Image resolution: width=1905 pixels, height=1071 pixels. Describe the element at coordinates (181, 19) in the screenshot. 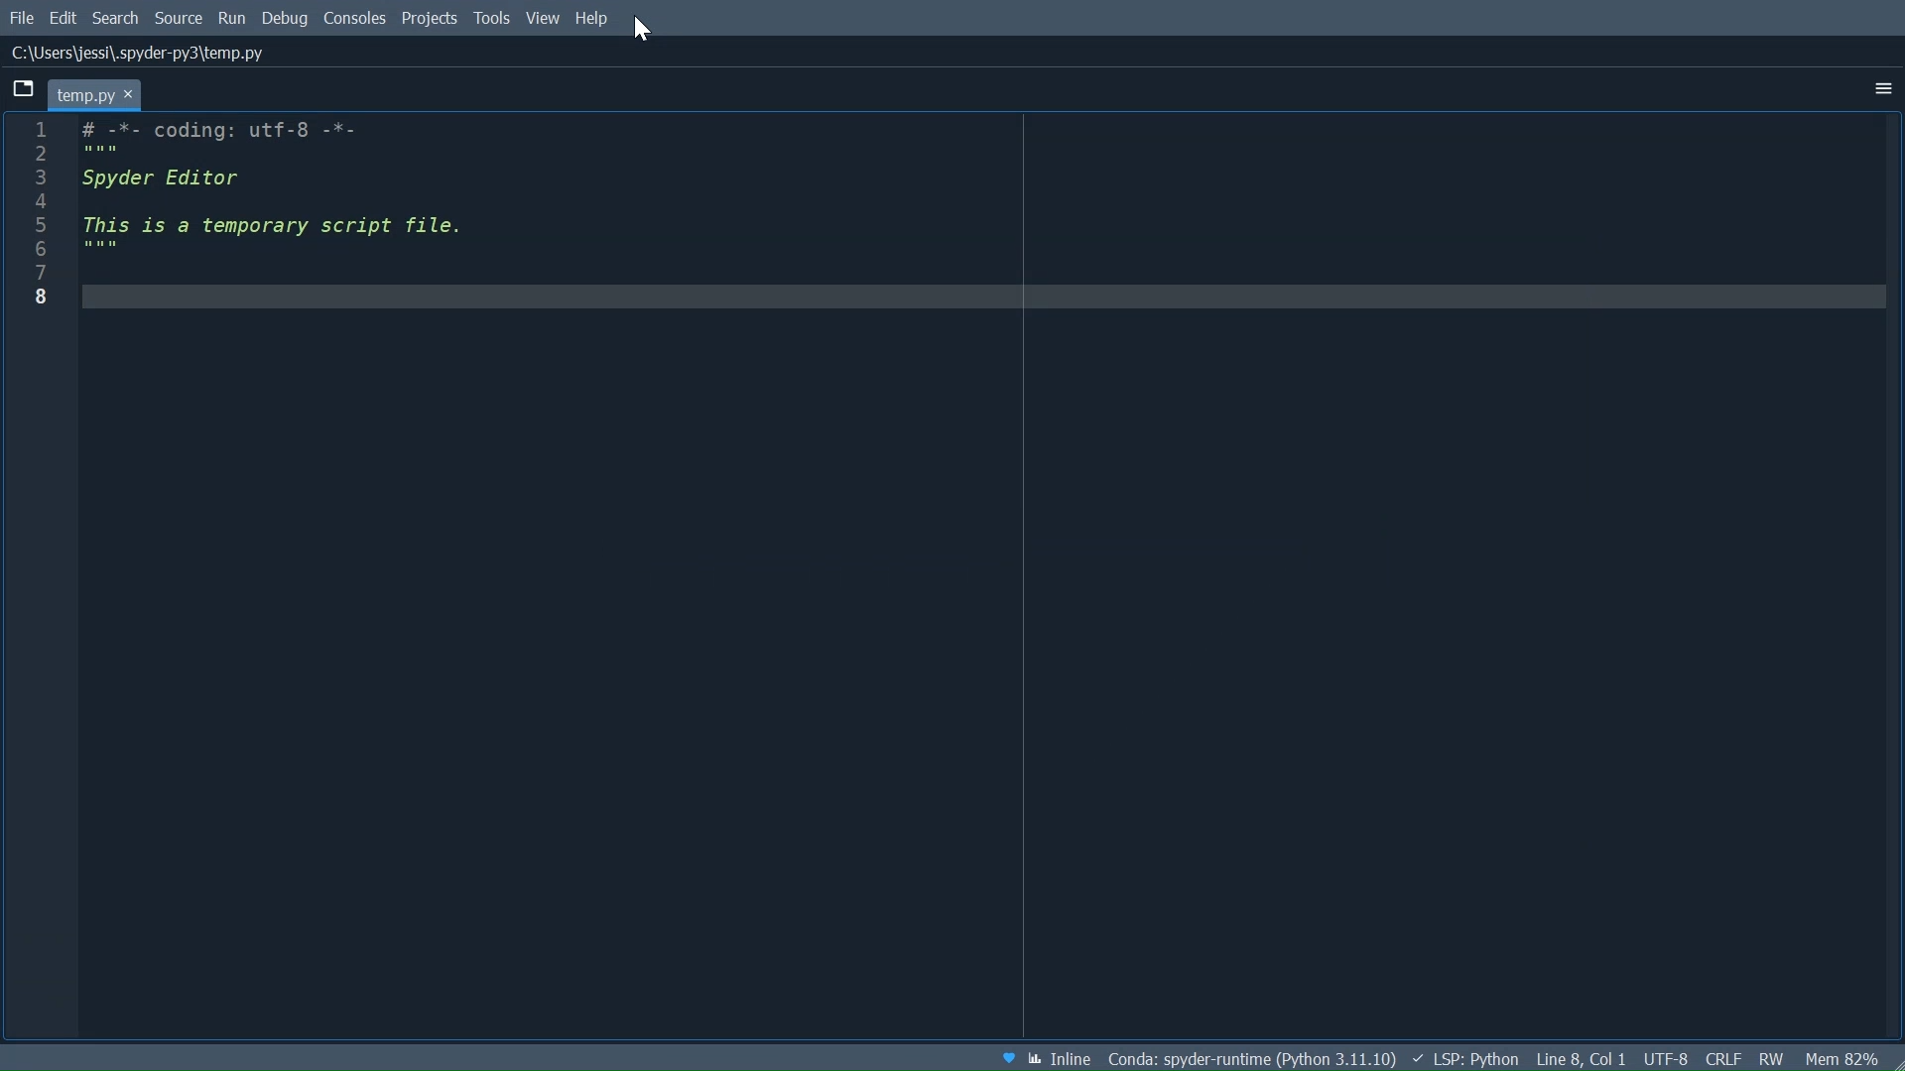

I see `Source` at that location.